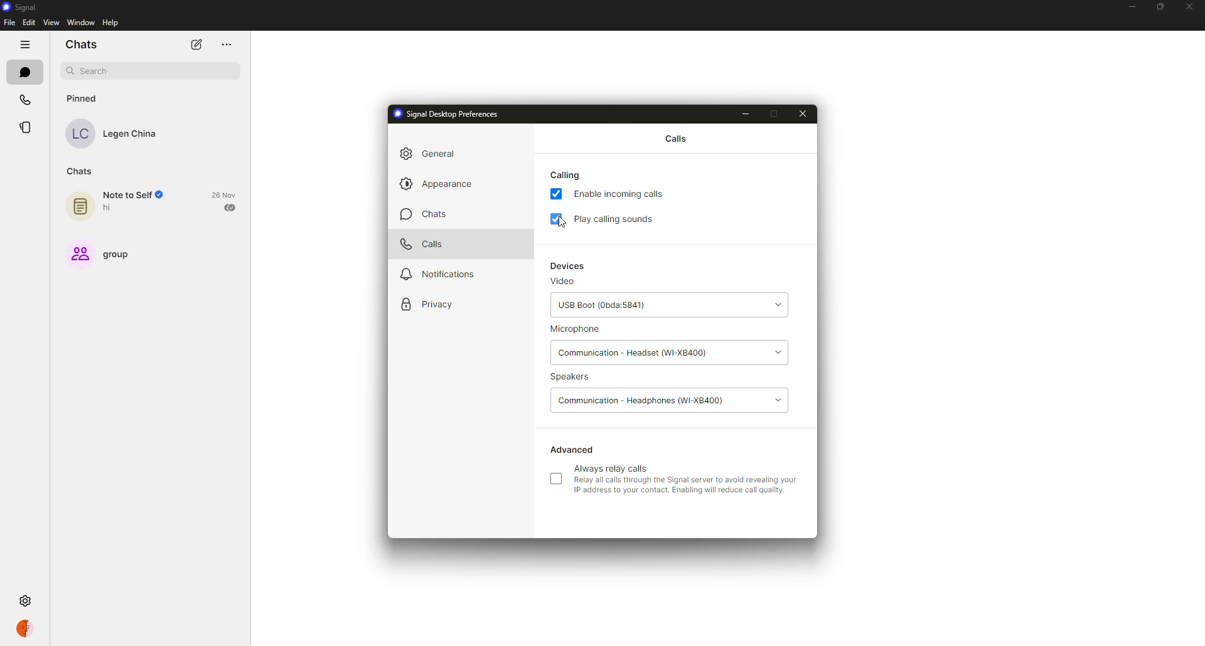 This screenshot has height=646, width=1205. I want to click on calls, so click(422, 244).